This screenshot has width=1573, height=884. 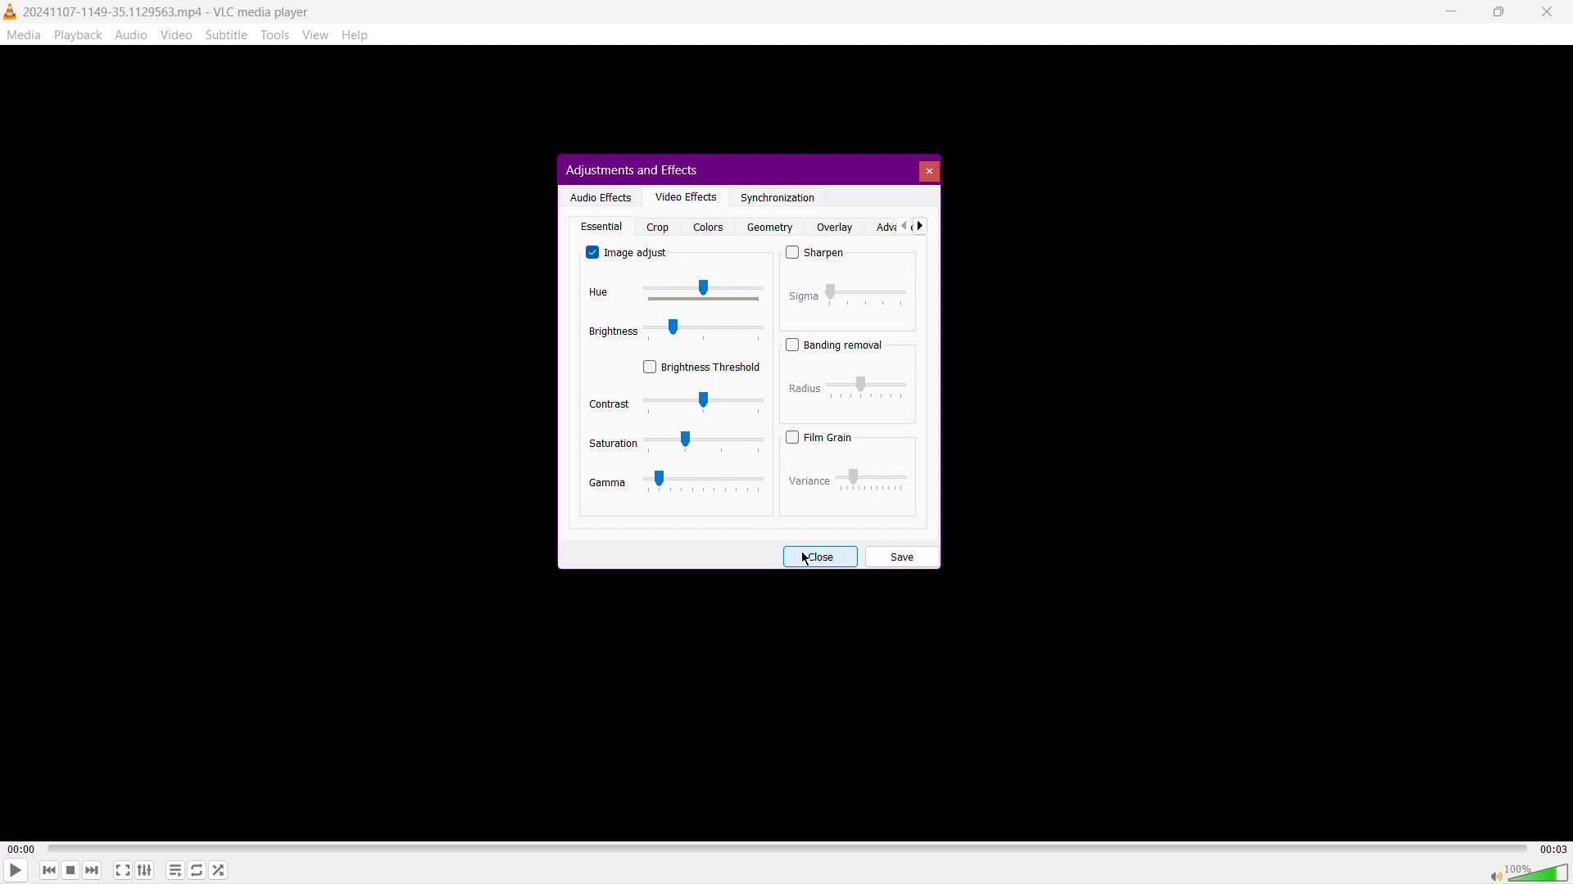 What do you see at coordinates (93, 872) in the screenshot?
I see `Skip Forward` at bounding box center [93, 872].